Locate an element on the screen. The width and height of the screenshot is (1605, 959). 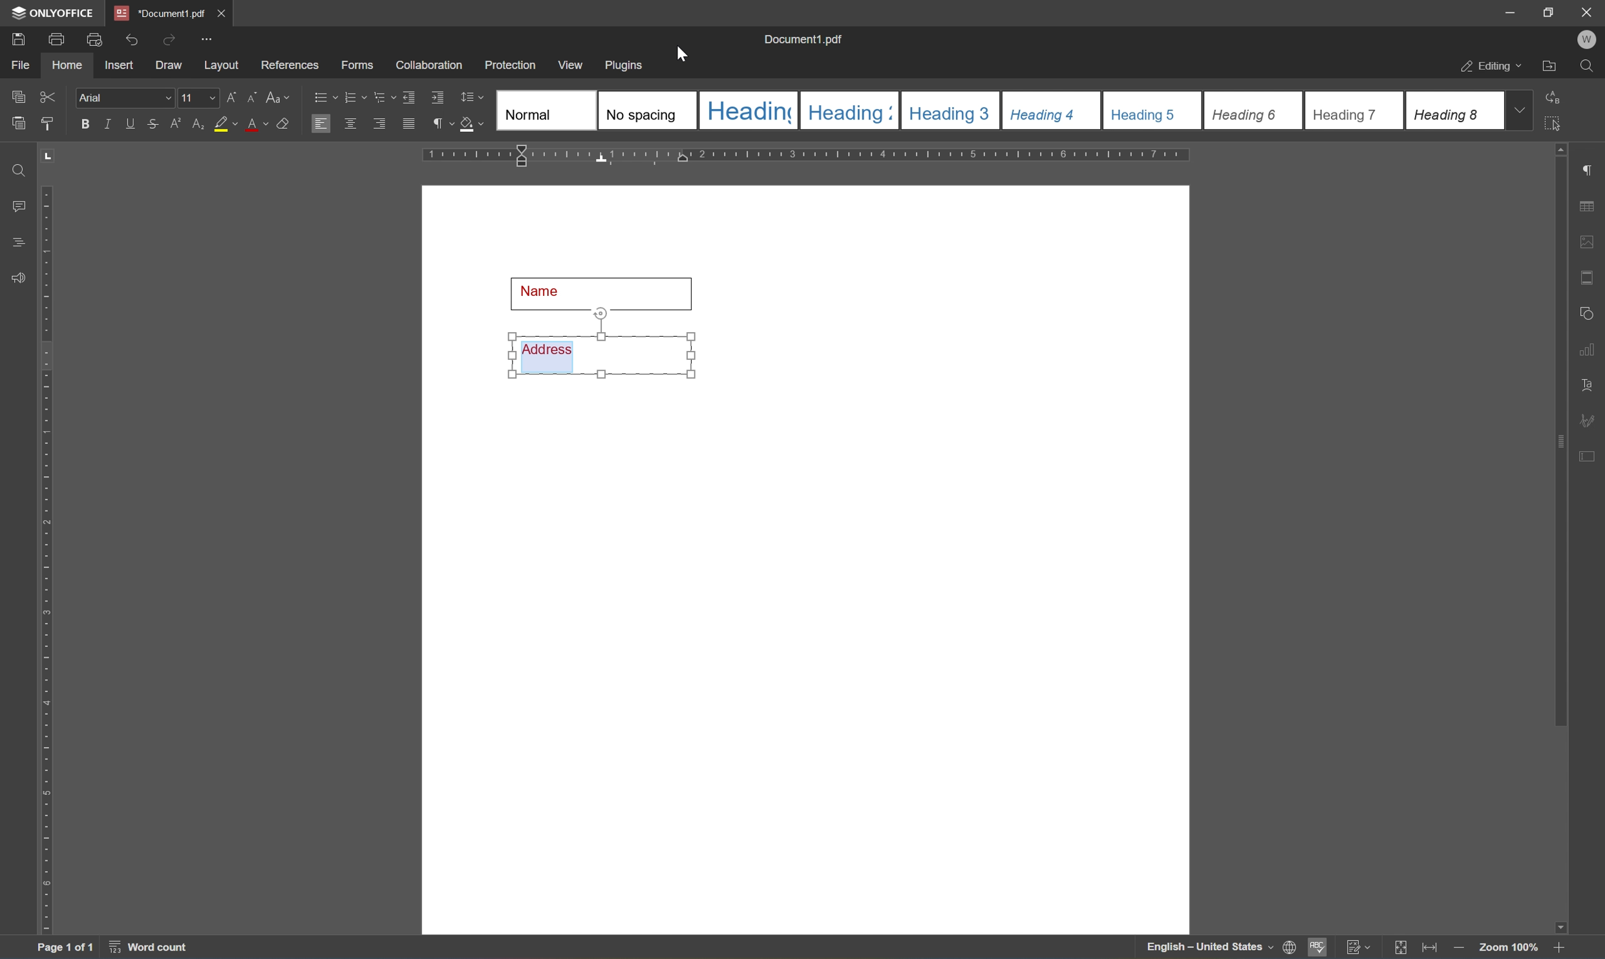
page 1 of 1 is located at coordinates (68, 948).